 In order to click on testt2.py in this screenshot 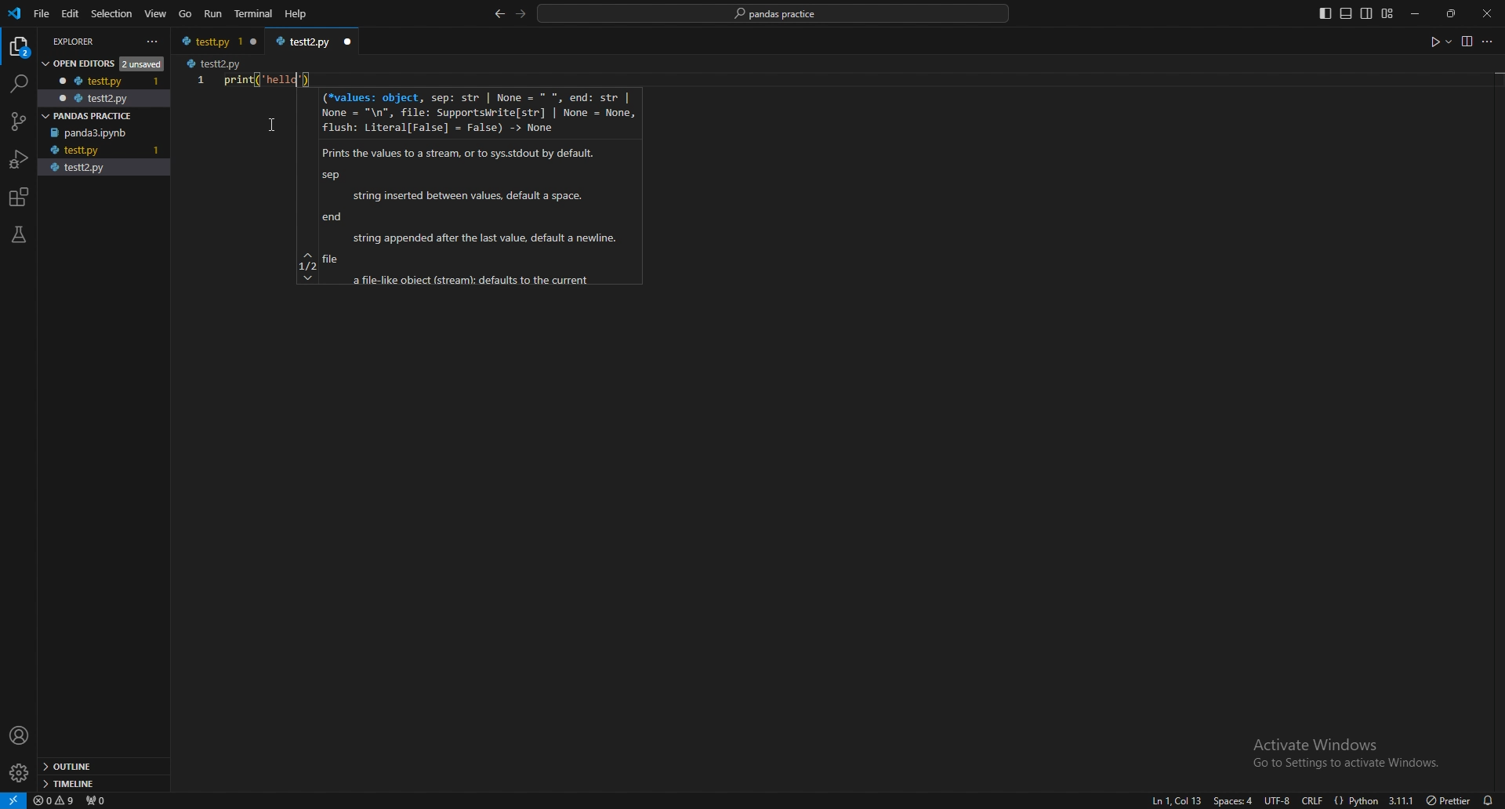, I will do `click(98, 168)`.